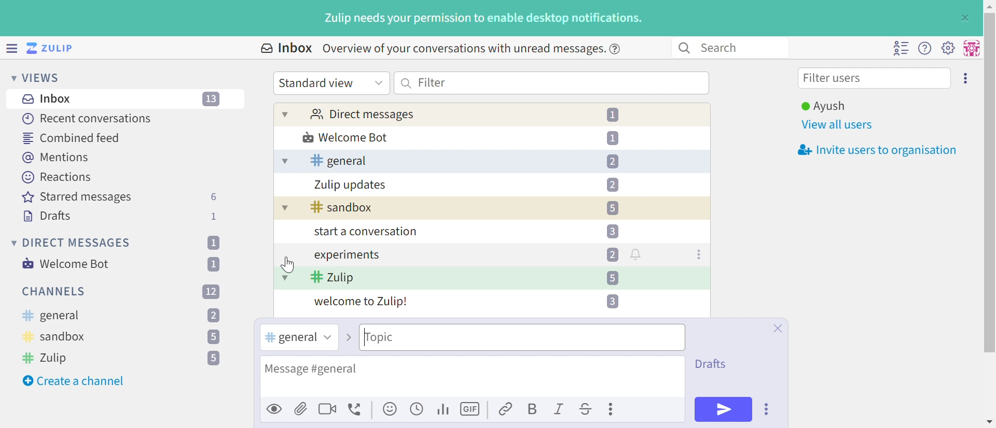 The height and width of the screenshot is (428, 996). What do you see at coordinates (214, 359) in the screenshot?
I see `5` at bounding box center [214, 359].